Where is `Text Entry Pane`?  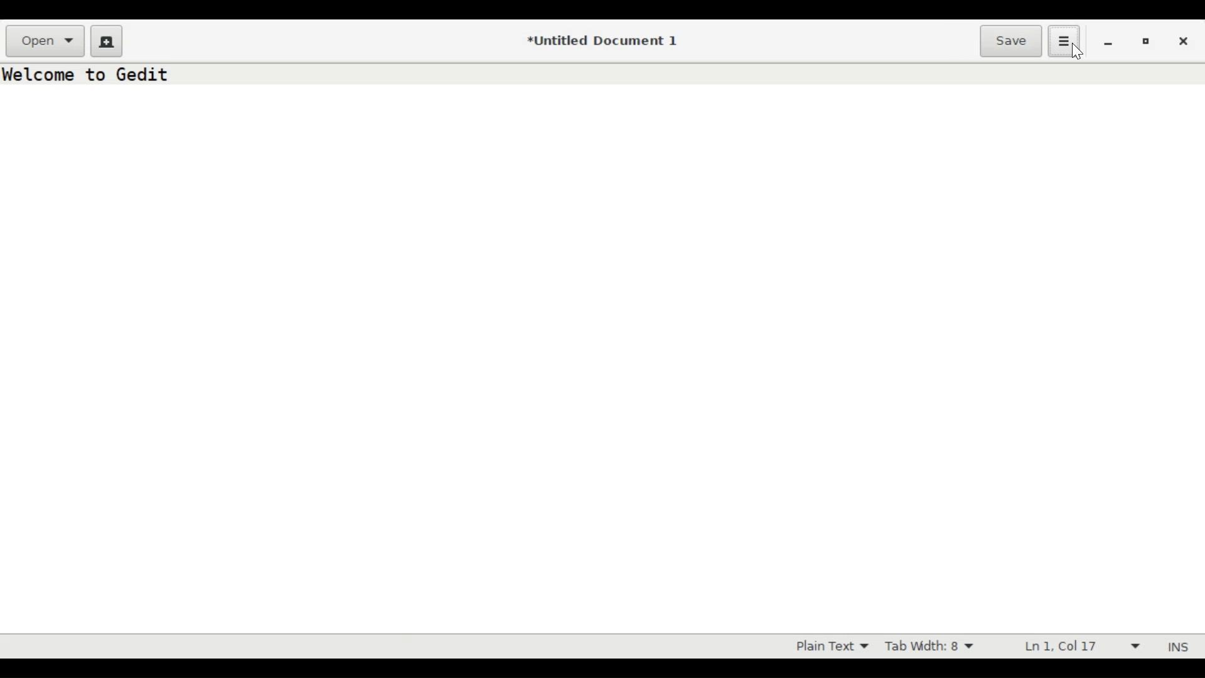
Text Entry Pane is located at coordinates (602, 345).